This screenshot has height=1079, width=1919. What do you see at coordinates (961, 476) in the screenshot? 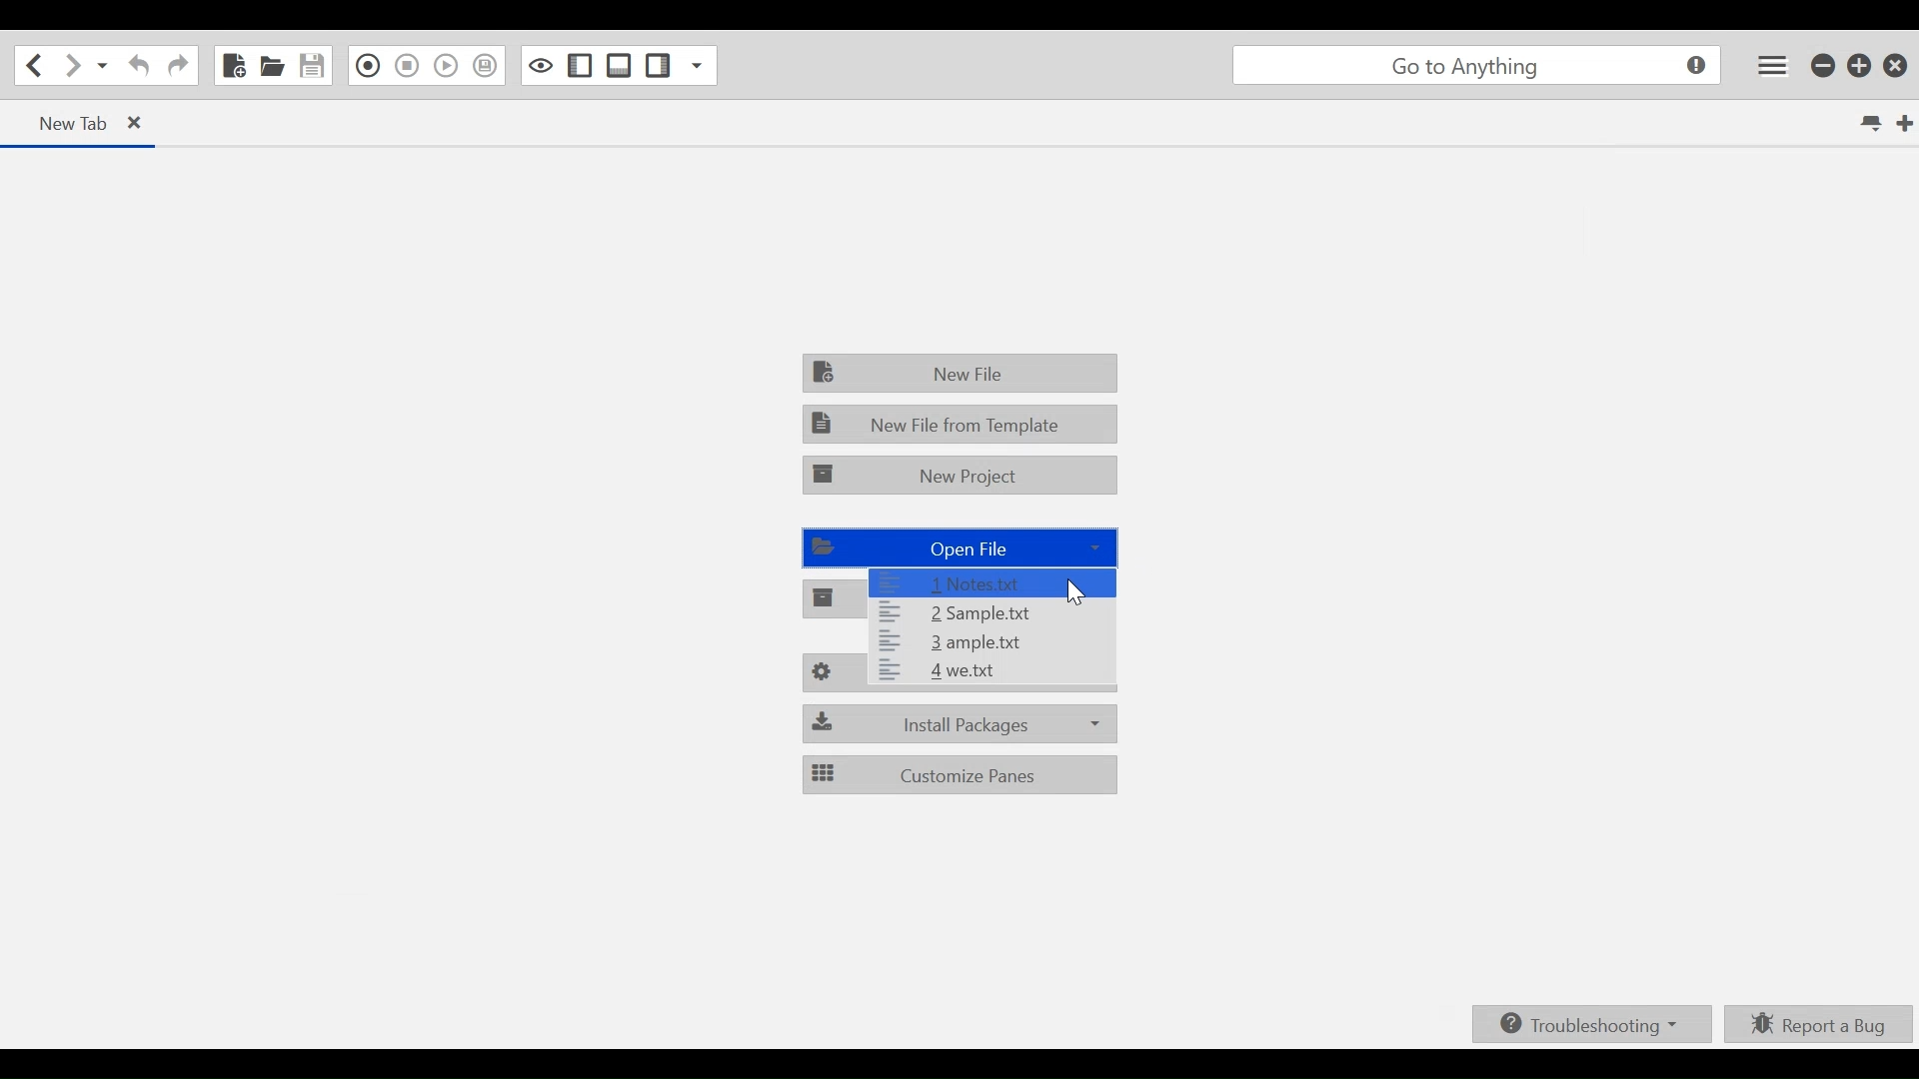
I see `New Project` at bounding box center [961, 476].